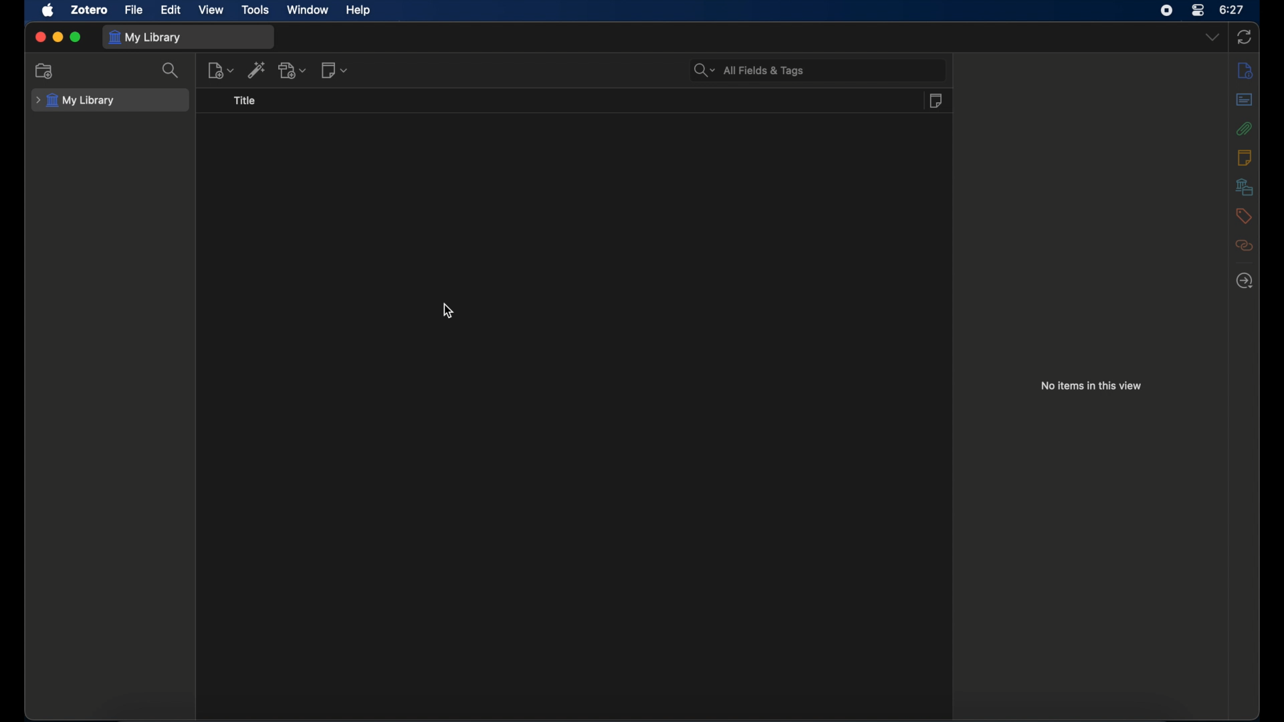  What do you see at coordinates (76, 100) in the screenshot?
I see `my library` at bounding box center [76, 100].